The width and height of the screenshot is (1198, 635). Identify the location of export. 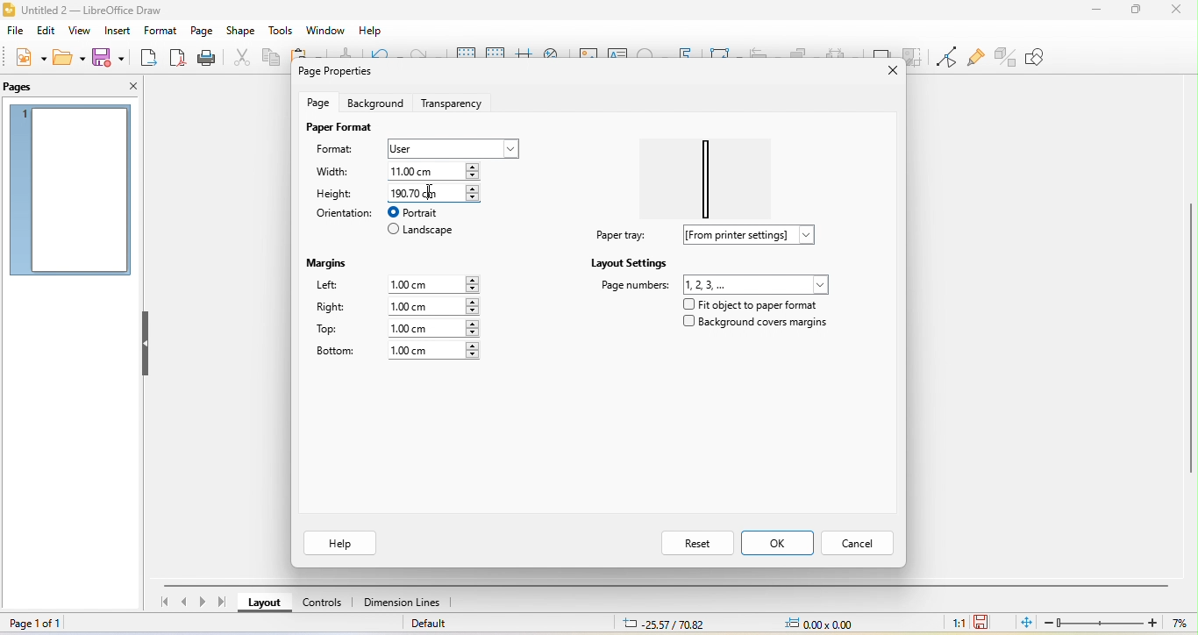
(149, 59).